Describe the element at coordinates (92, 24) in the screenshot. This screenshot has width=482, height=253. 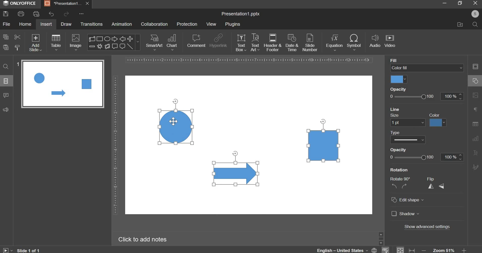
I see `transitions` at that location.